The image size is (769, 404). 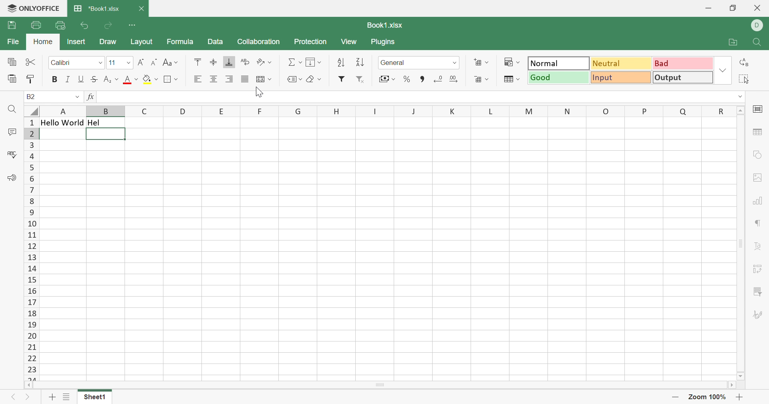 What do you see at coordinates (437, 81) in the screenshot?
I see `Decrease decimal` at bounding box center [437, 81].